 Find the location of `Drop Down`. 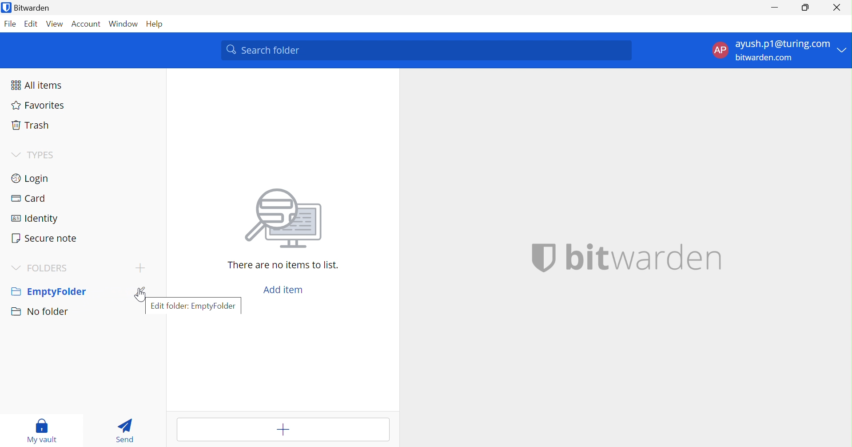

Drop Down is located at coordinates (17, 269).